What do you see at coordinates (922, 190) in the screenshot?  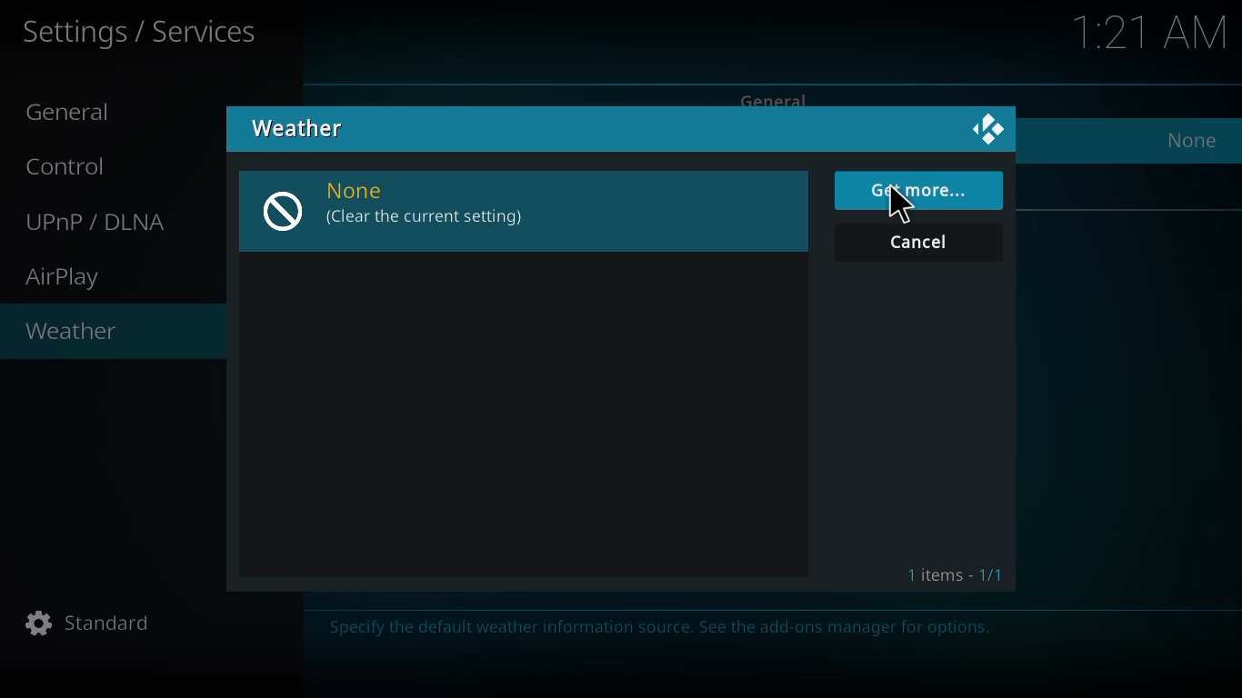 I see `get more` at bounding box center [922, 190].